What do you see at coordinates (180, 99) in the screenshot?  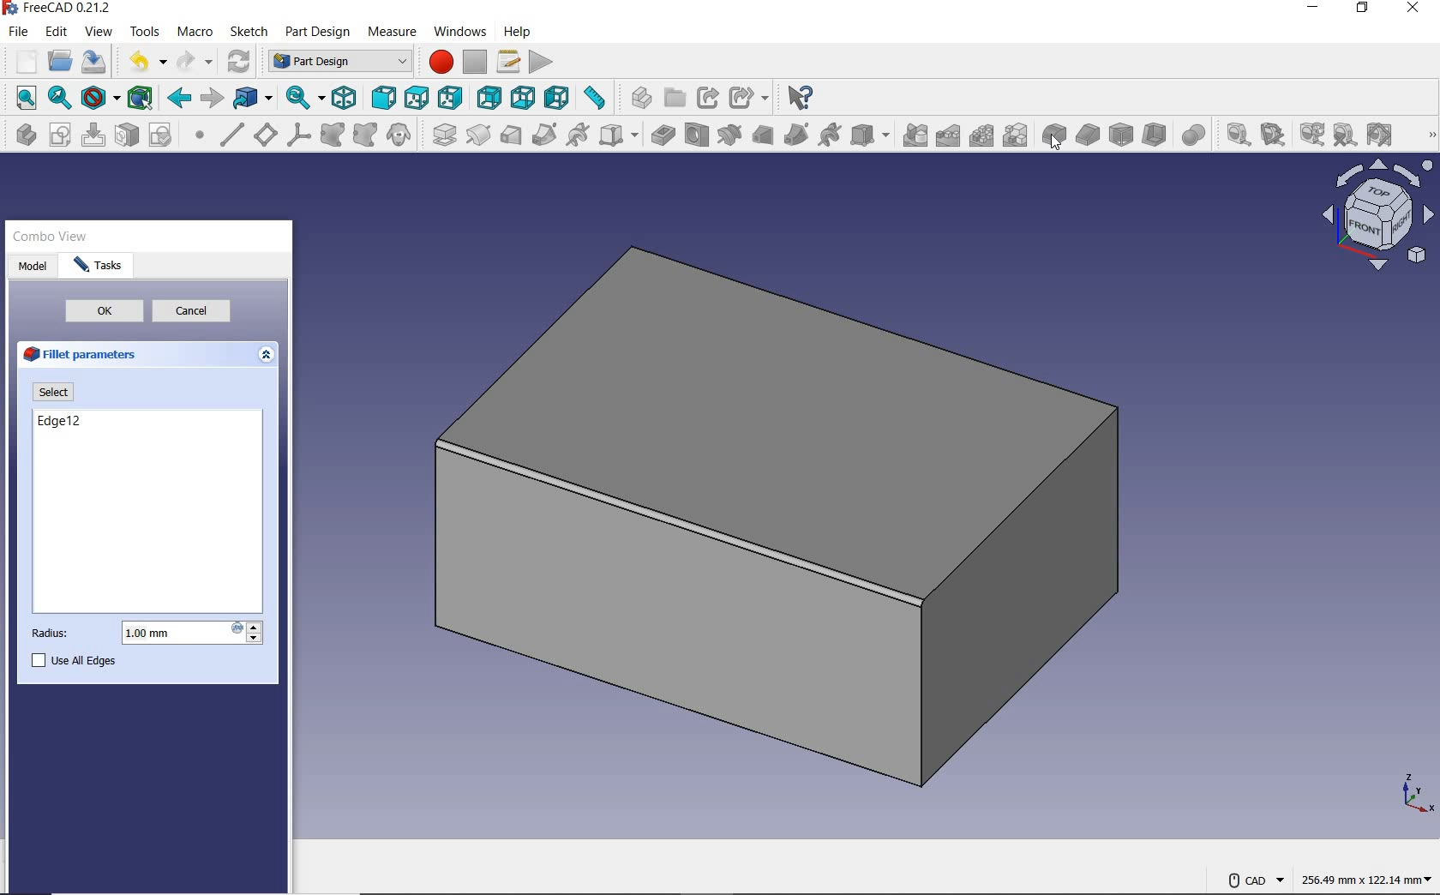 I see `back` at bounding box center [180, 99].